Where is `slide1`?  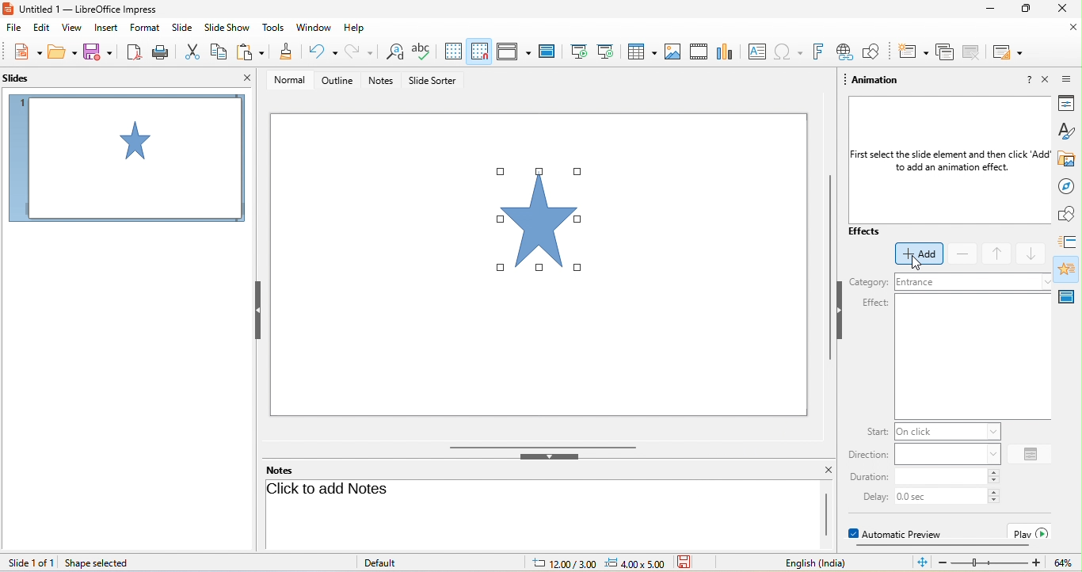 slide1 is located at coordinates (126, 161).